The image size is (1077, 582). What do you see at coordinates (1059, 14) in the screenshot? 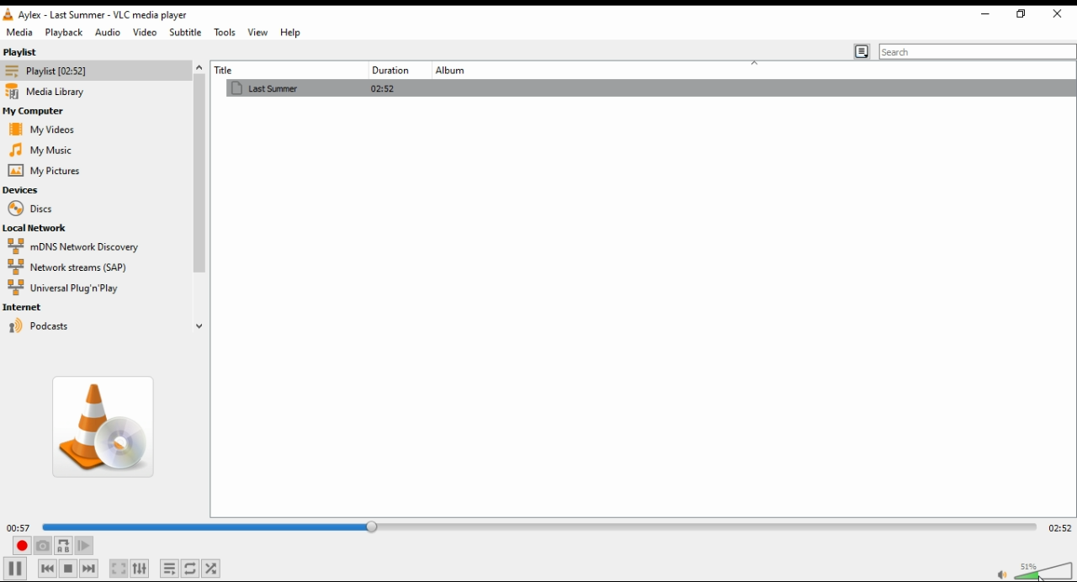
I see `close window` at bounding box center [1059, 14].